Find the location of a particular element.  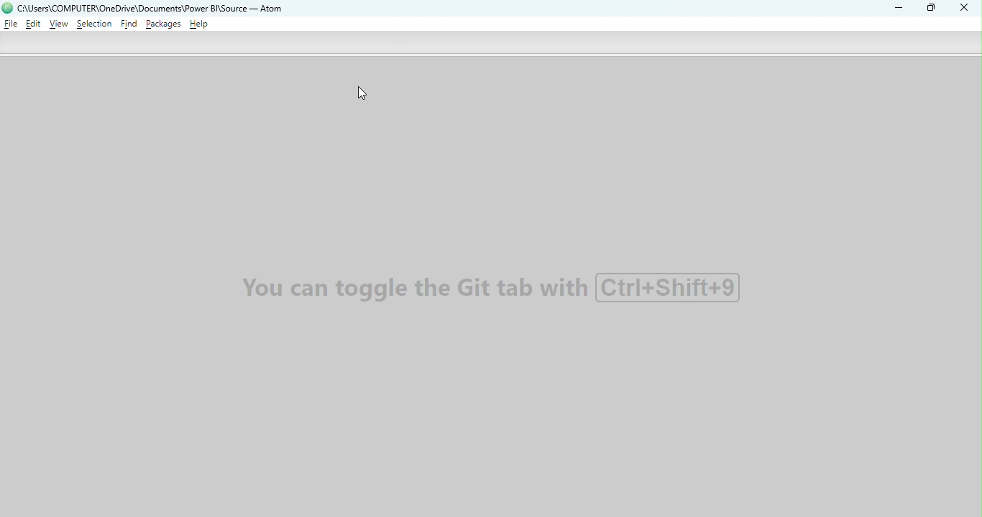

File name is located at coordinates (155, 9).